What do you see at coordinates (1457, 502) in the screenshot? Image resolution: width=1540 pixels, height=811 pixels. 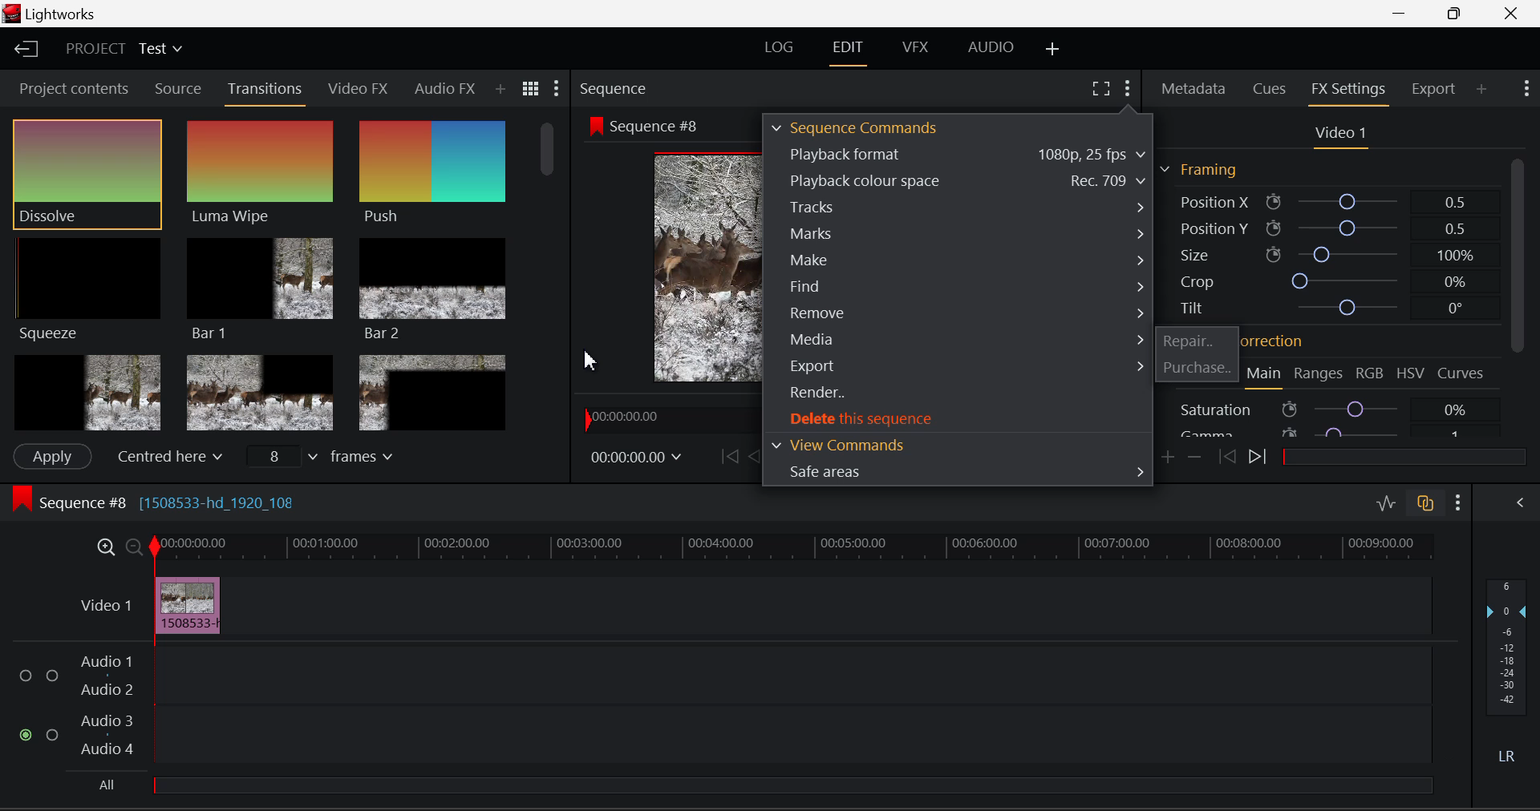 I see `Show Settings` at bounding box center [1457, 502].